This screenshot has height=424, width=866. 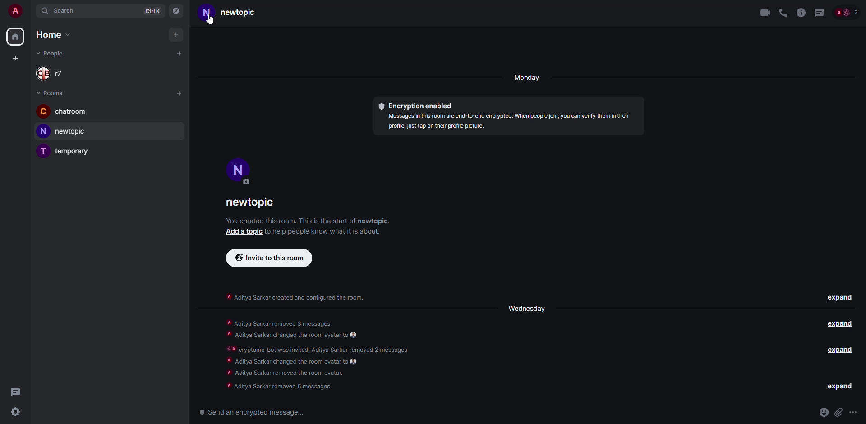 I want to click on > to help people know what it is about., so click(x=321, y=231).